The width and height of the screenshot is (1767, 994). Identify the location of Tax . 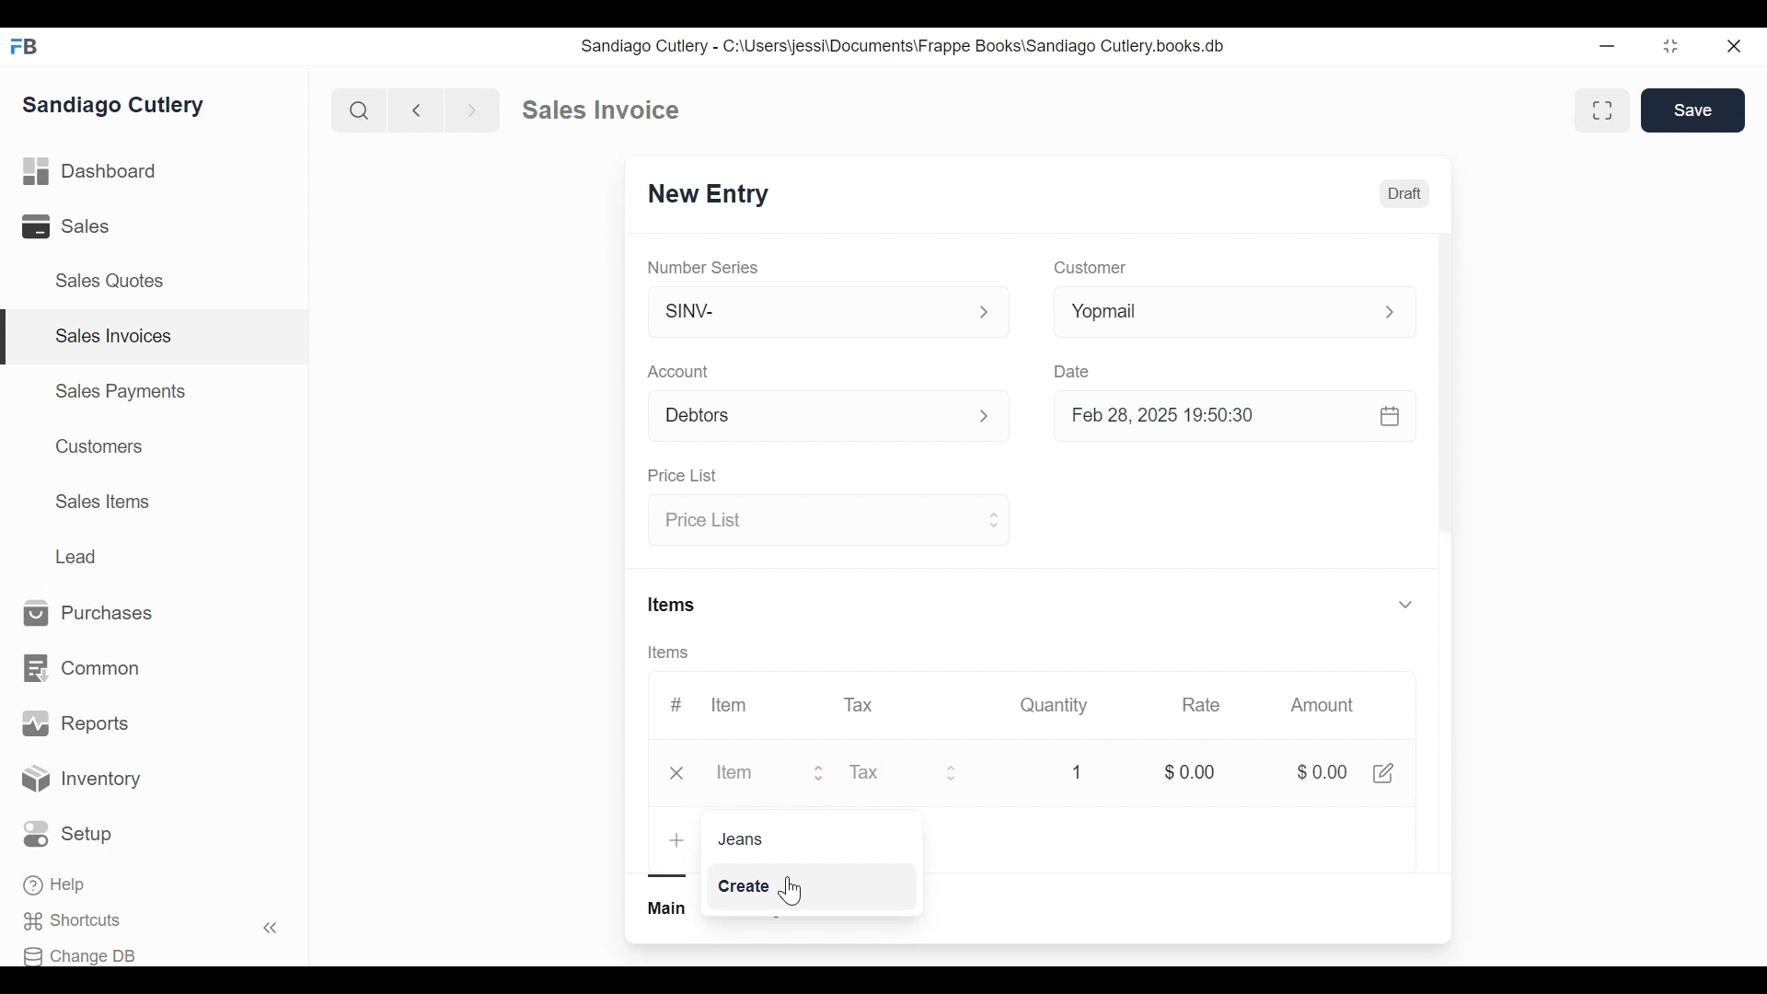
(904, 775).